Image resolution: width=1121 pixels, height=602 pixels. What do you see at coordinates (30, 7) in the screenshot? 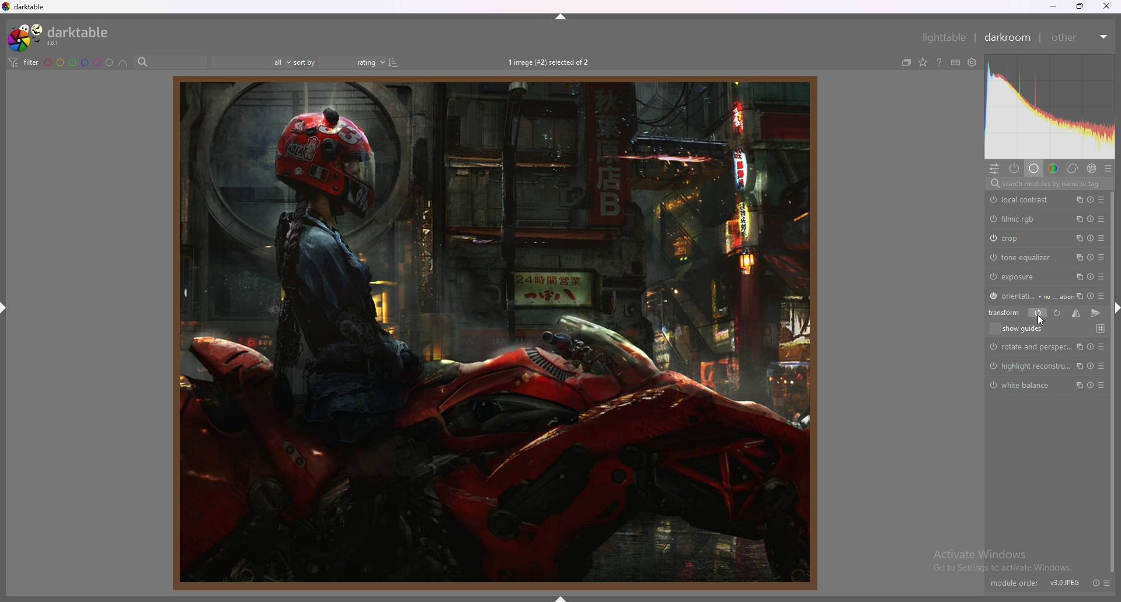
I see `darktable` at bounding box center [30, 7].